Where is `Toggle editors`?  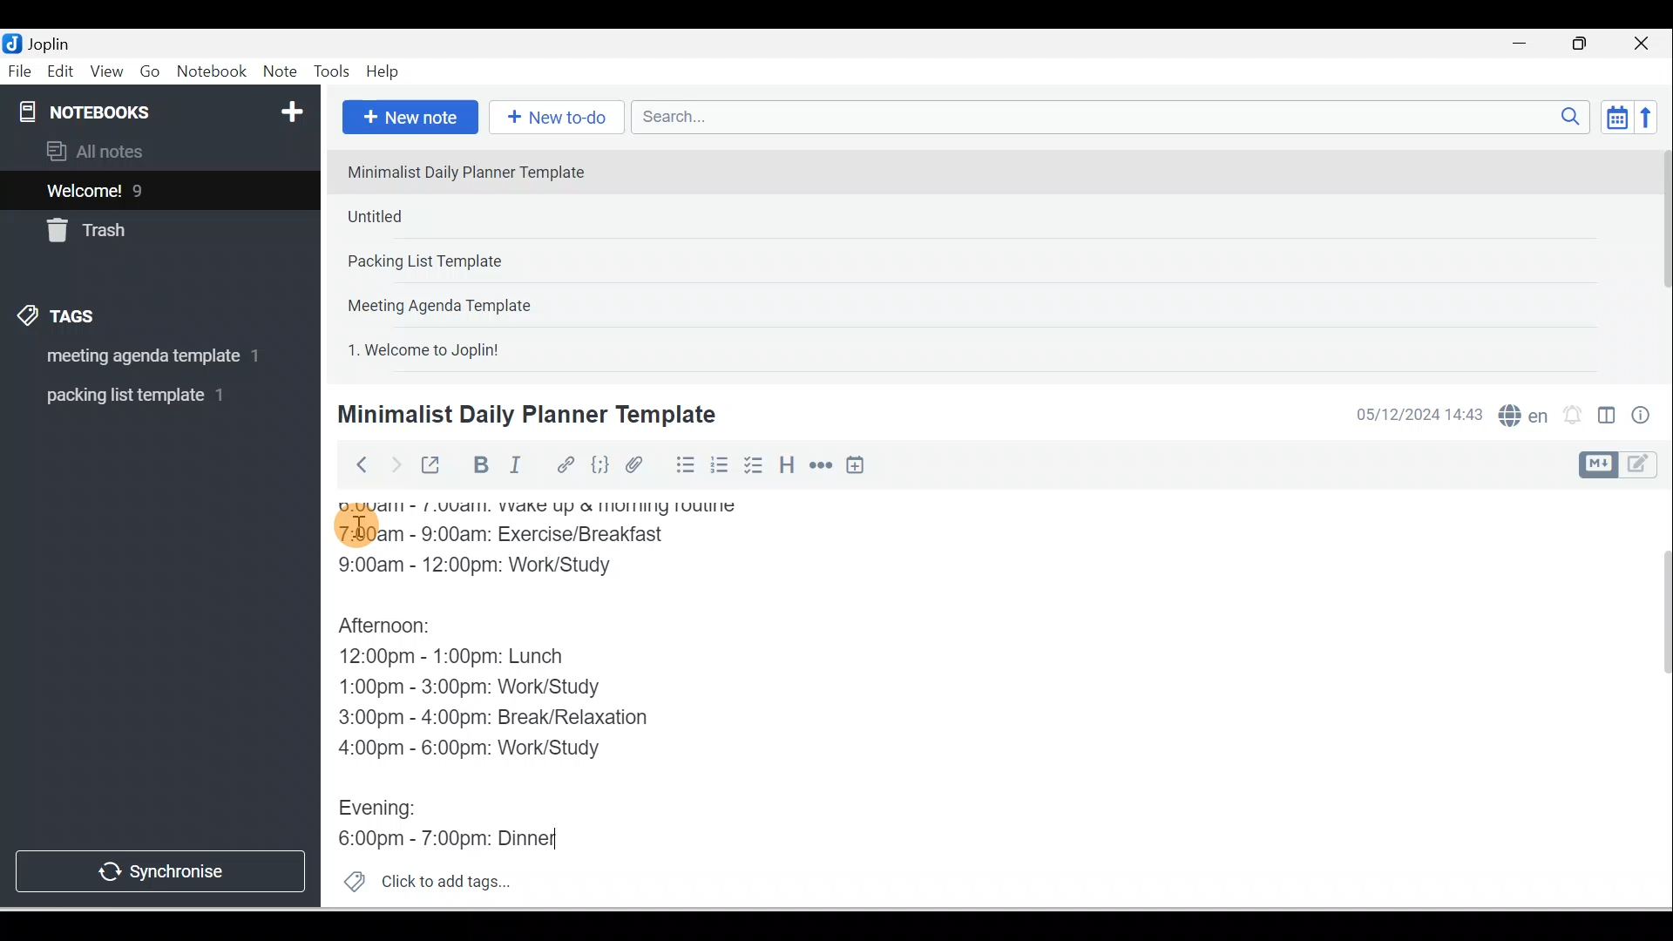
Toggle editors is located at coordinates (1607, 418).